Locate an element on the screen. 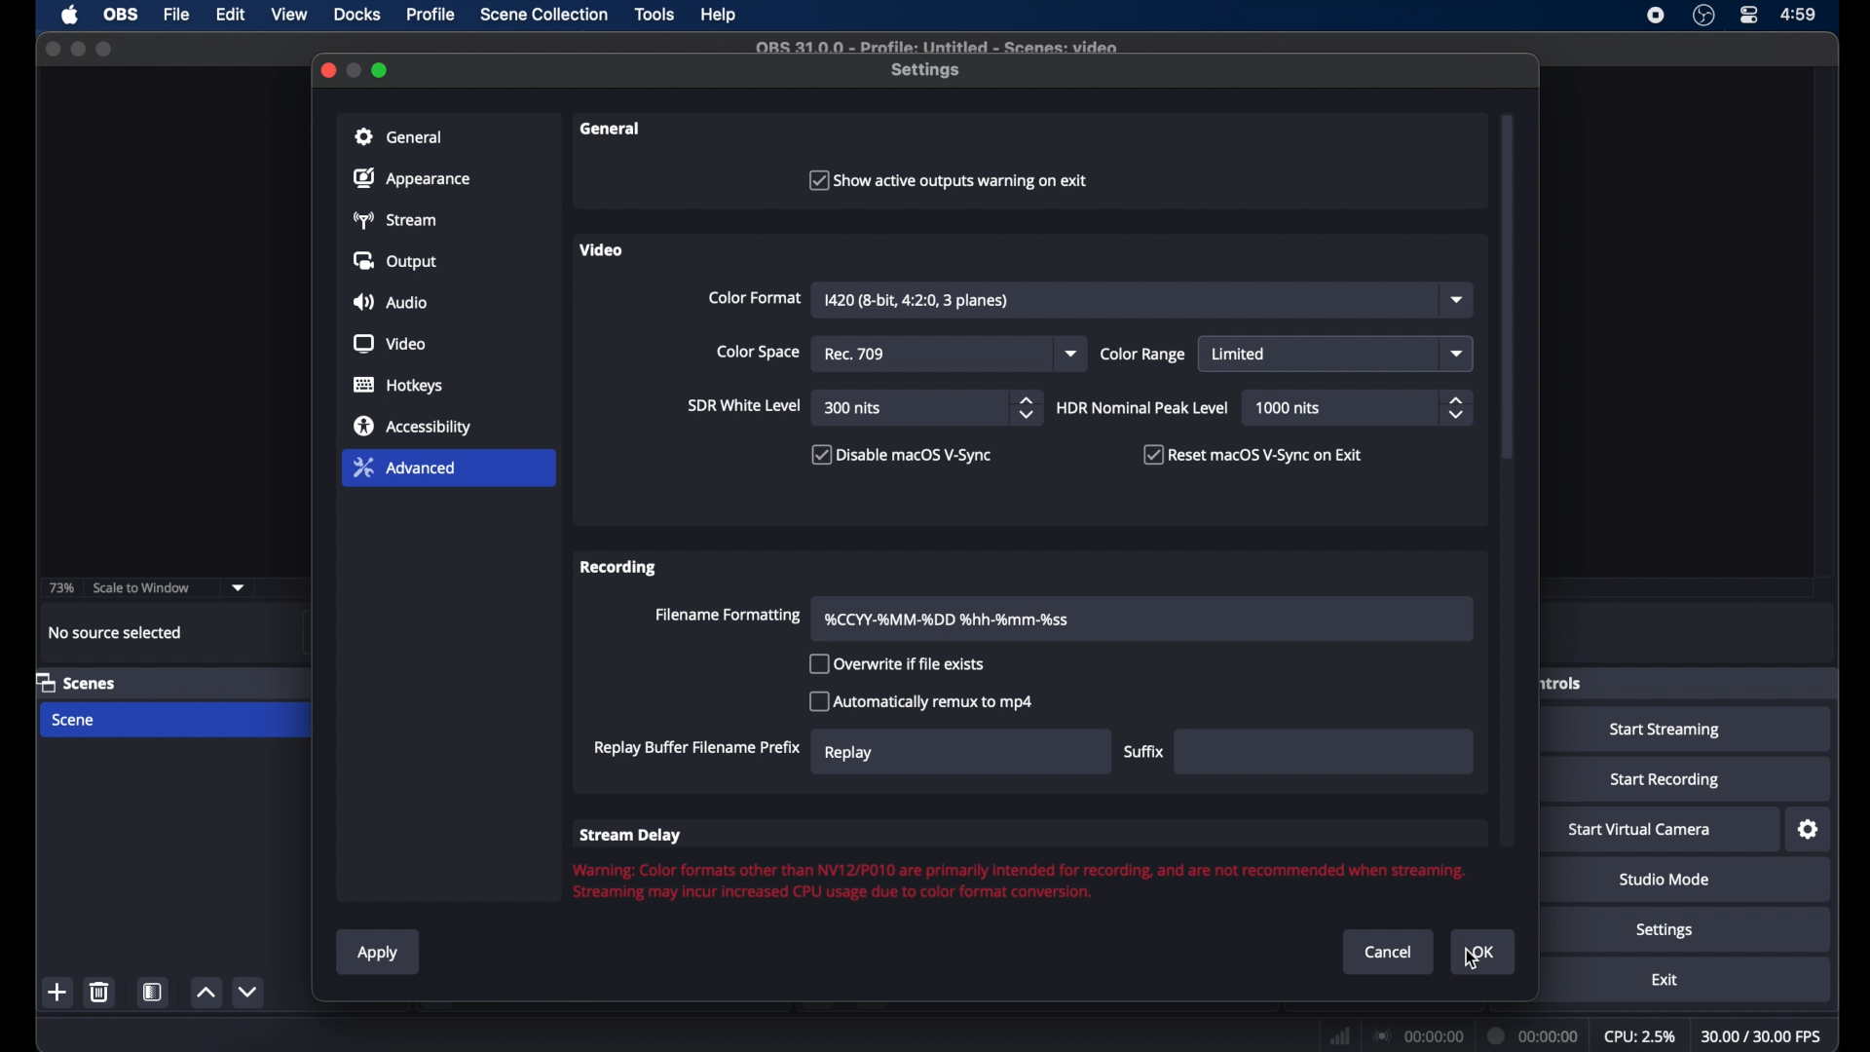 Image resolution: width=1870 pixels, height=1052 pixels. settings is located at coordinates (1664, 930).